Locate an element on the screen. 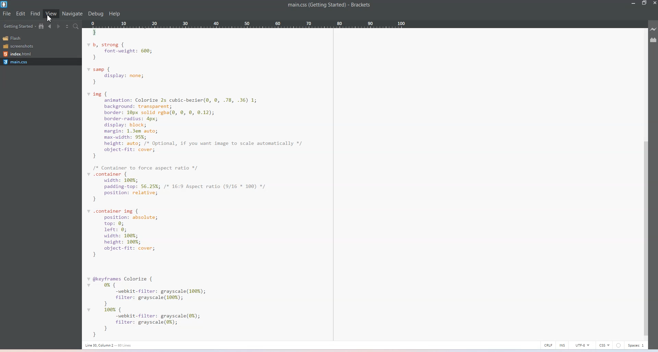  Navigate Backwards is located at coordinates (50, 26).